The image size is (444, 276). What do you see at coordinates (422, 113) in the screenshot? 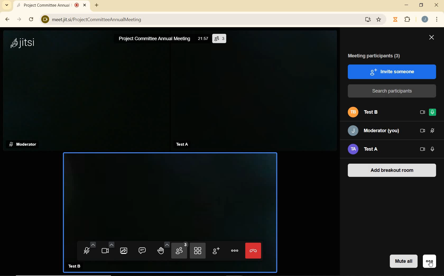
I see `CAMERA` at bounding box center [422, 113].